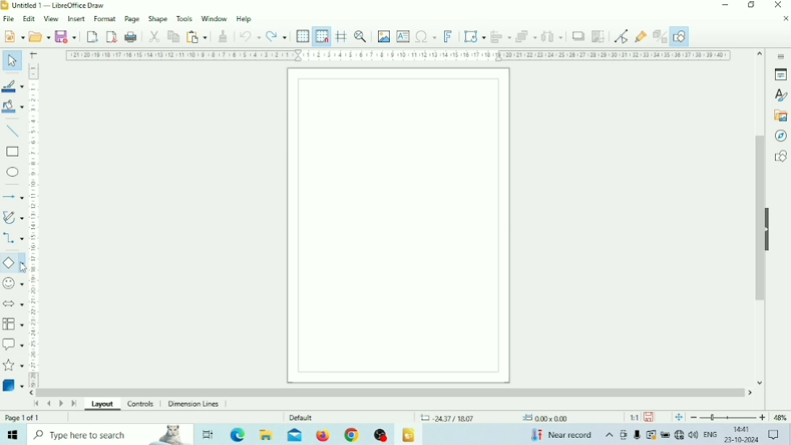 The height and width of the screenshot is (445, 791). What do you see at coordinates (185, 18) in the screenshot?
I see `Tools` at bounding box center [185, 18].